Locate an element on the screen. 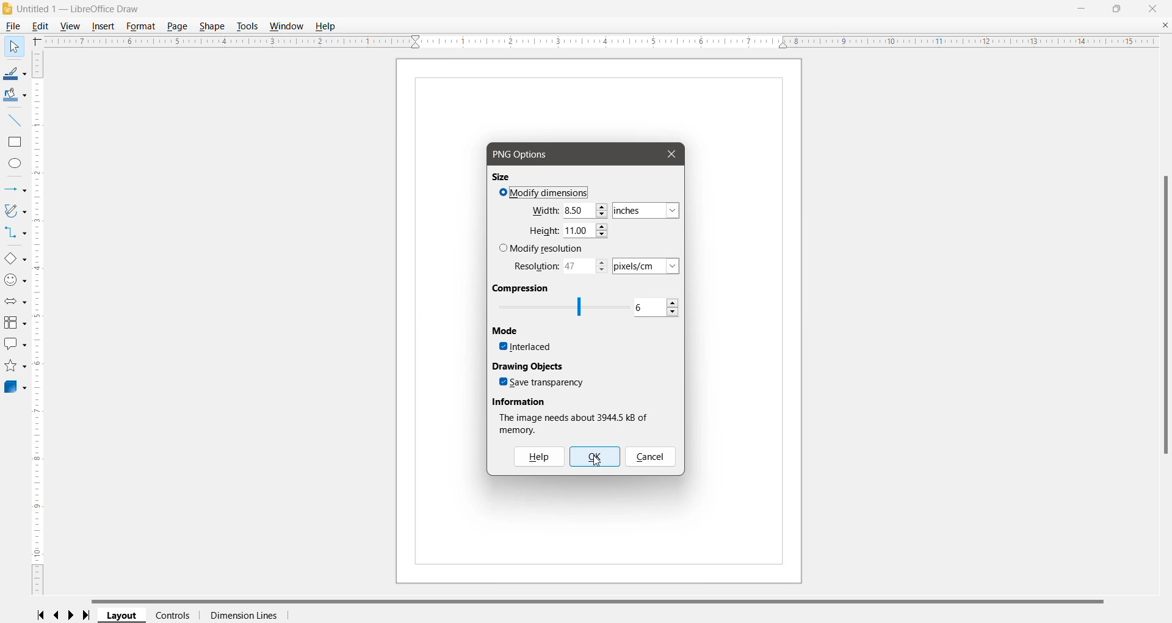 The width and height of the screenshot is (1172, 623). Format is located at coordinates (142, 26).